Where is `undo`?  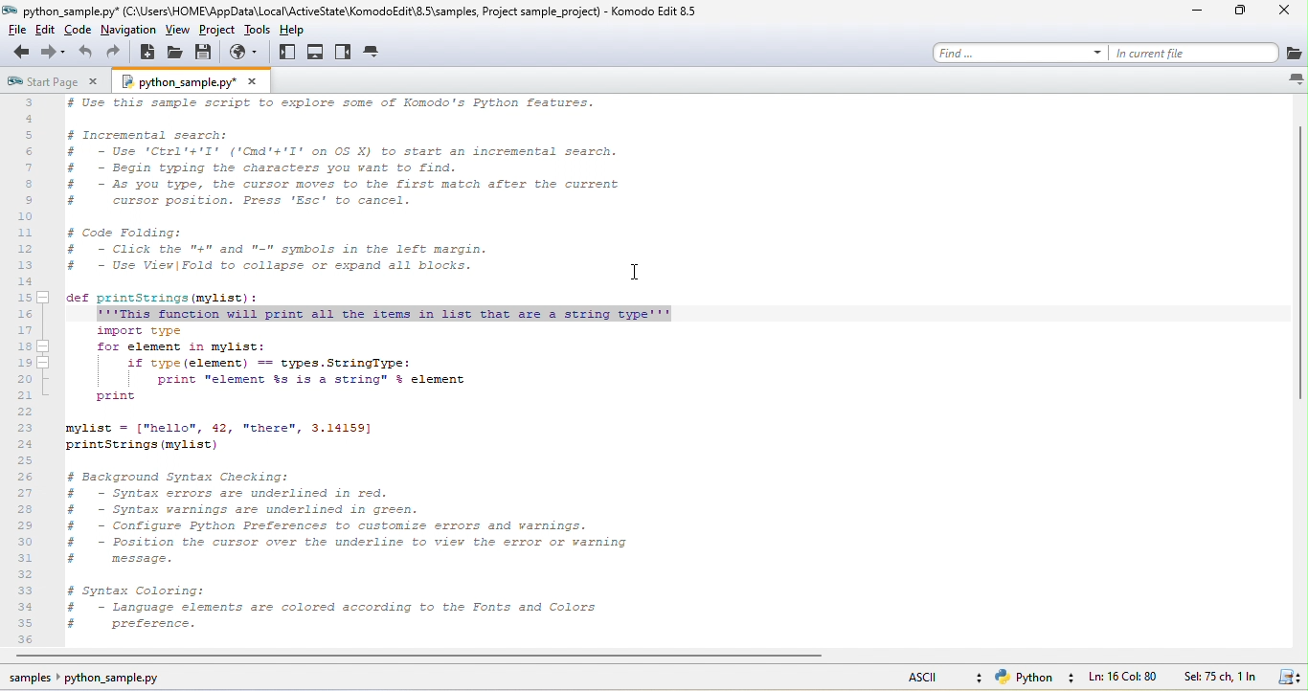 undo is located at coordinates (84, 54).